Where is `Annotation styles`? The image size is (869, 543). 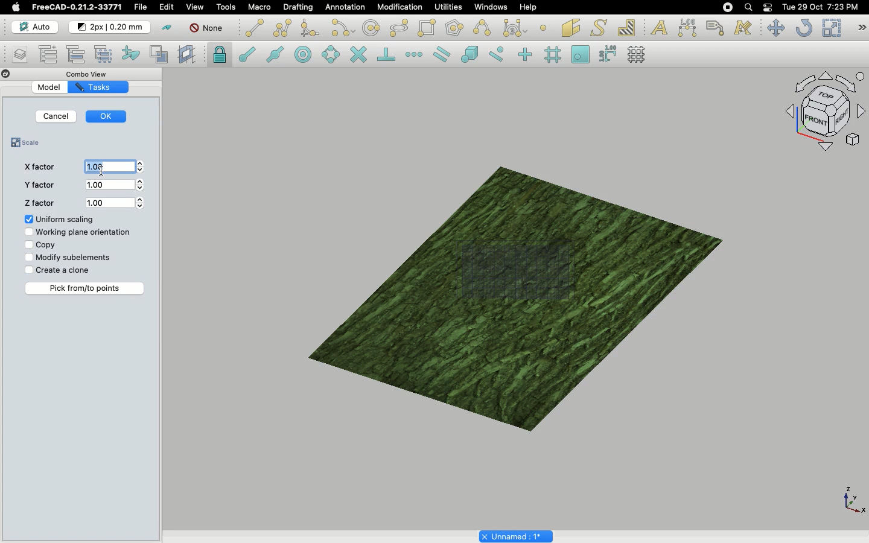 Annotation styles is located at coordinates (742, 29).